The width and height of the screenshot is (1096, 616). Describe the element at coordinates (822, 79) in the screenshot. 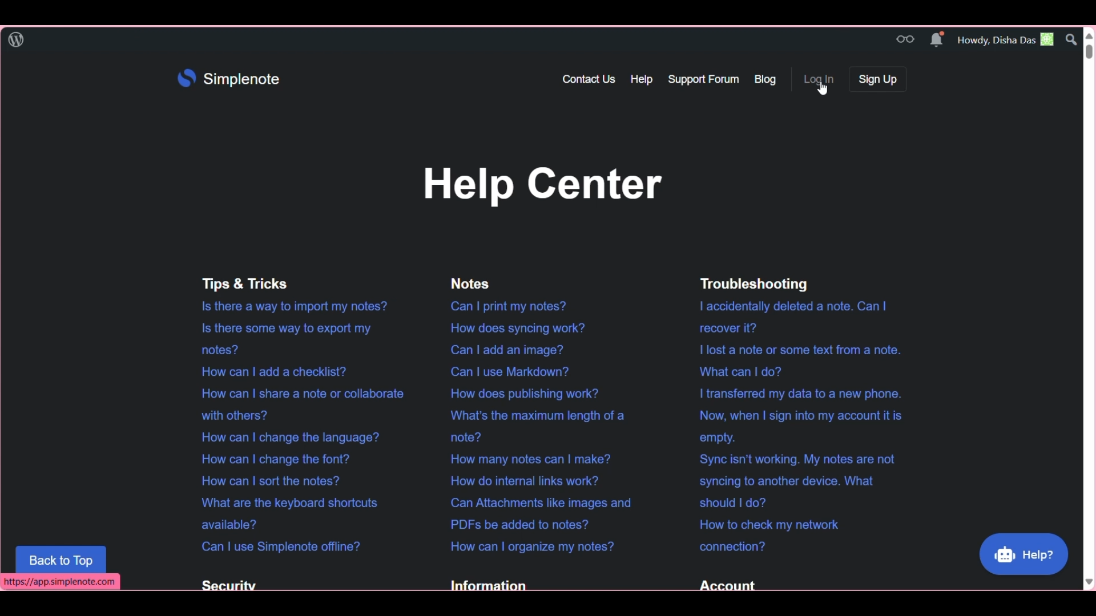

I see `Log in` at that location.